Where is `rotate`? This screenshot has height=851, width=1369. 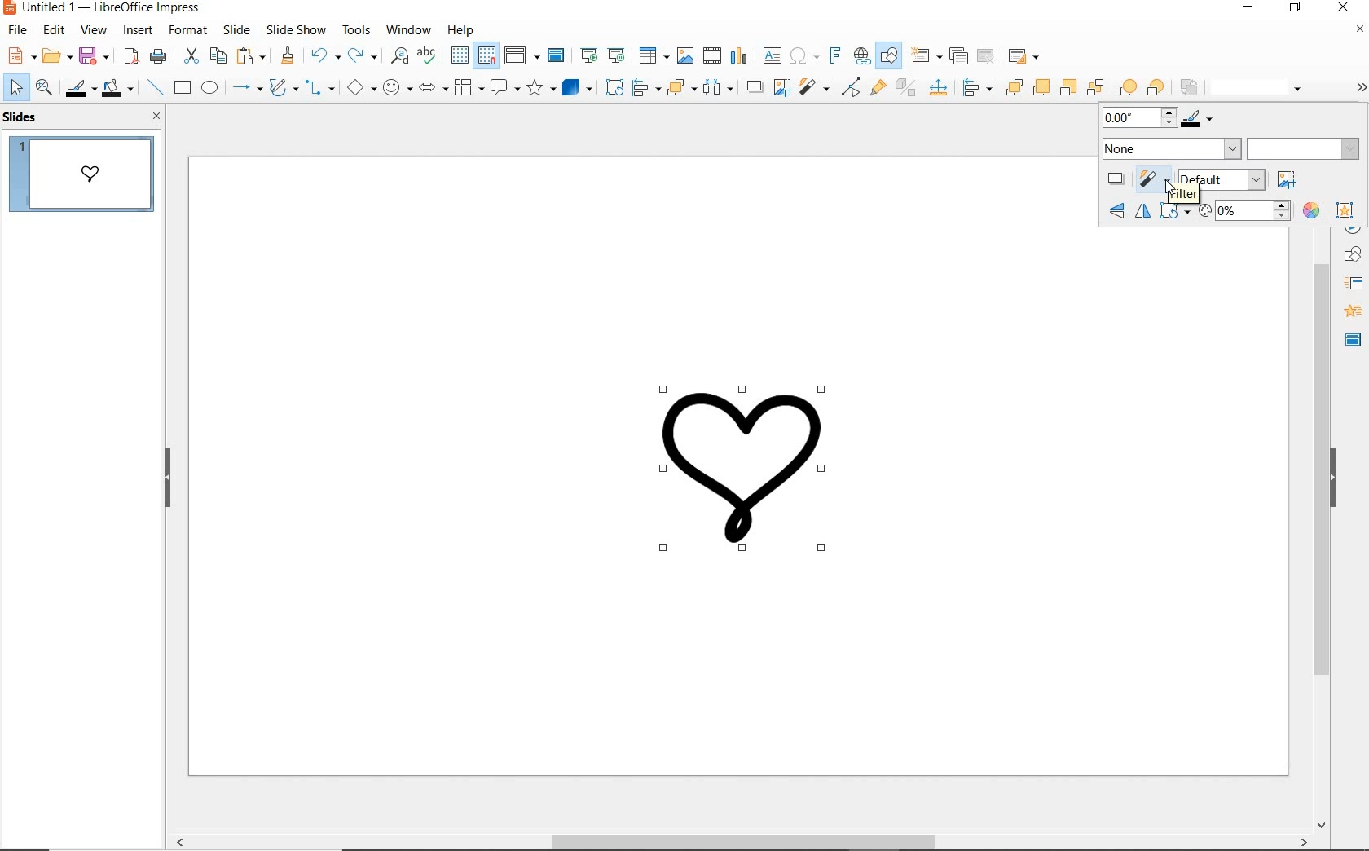 rotate is located at coordinates (614, 87).